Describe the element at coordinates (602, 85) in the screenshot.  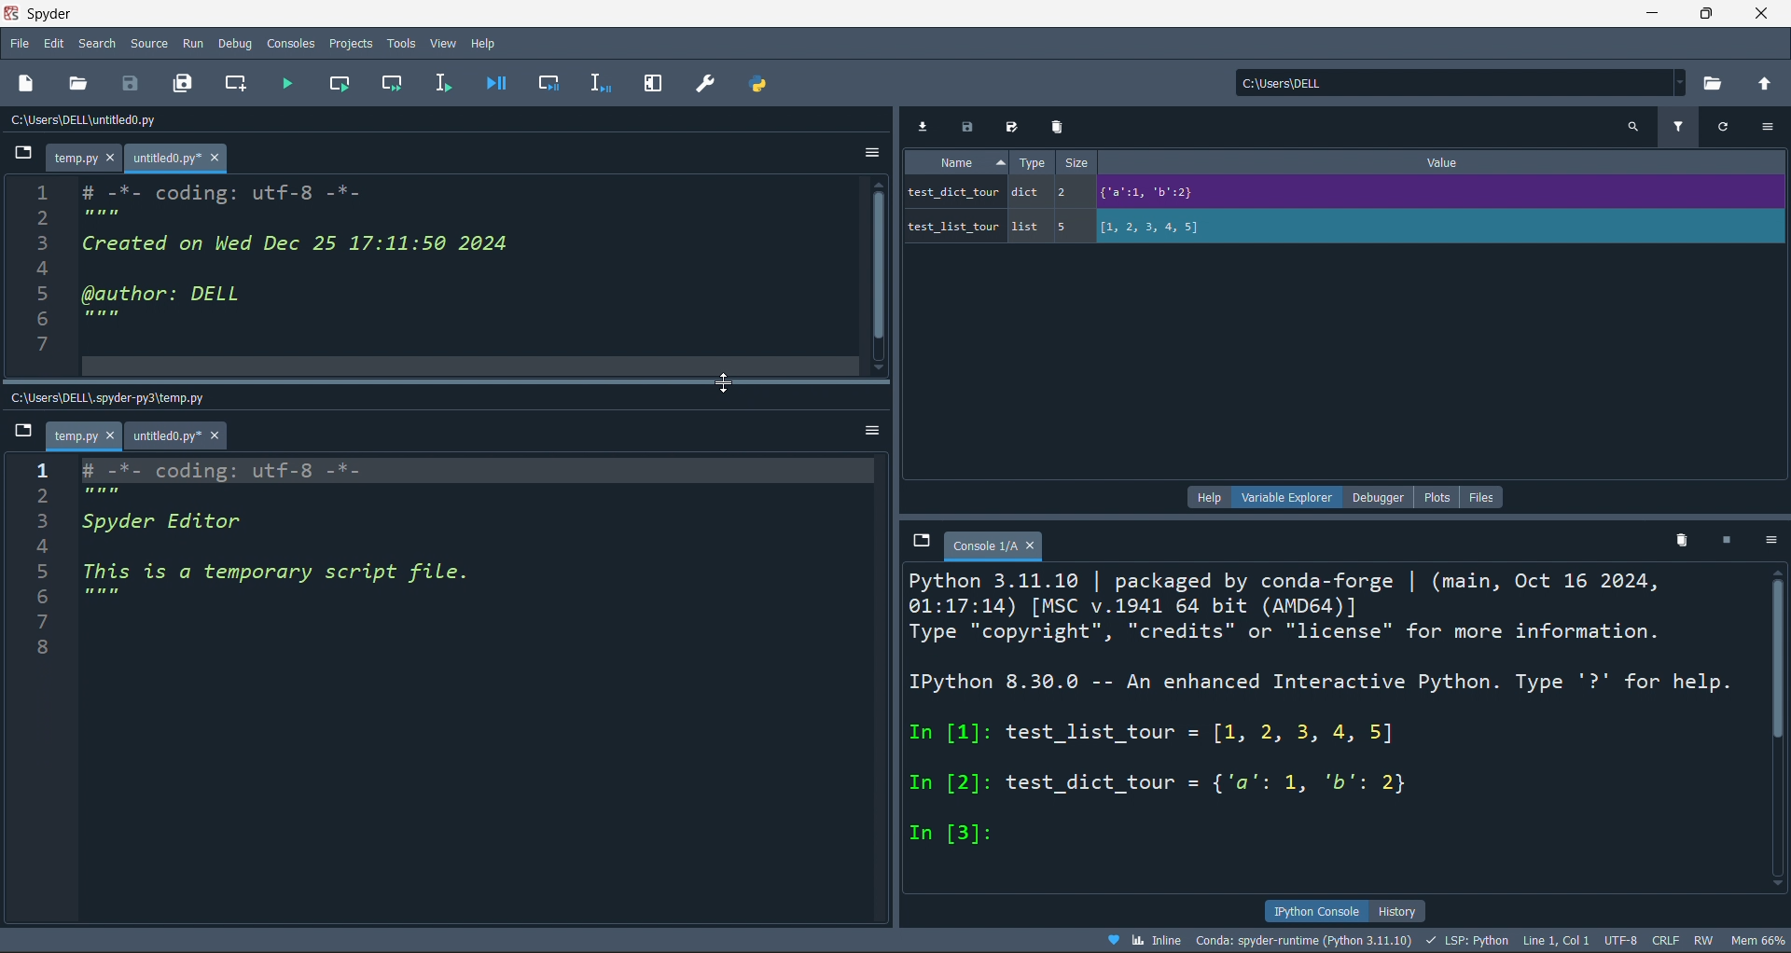
I see `debug line` at that location.